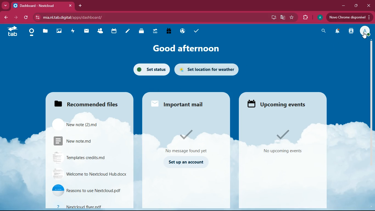  Describe the element at coordinates (6, 18) in the screenshot. I see `back` at that location.